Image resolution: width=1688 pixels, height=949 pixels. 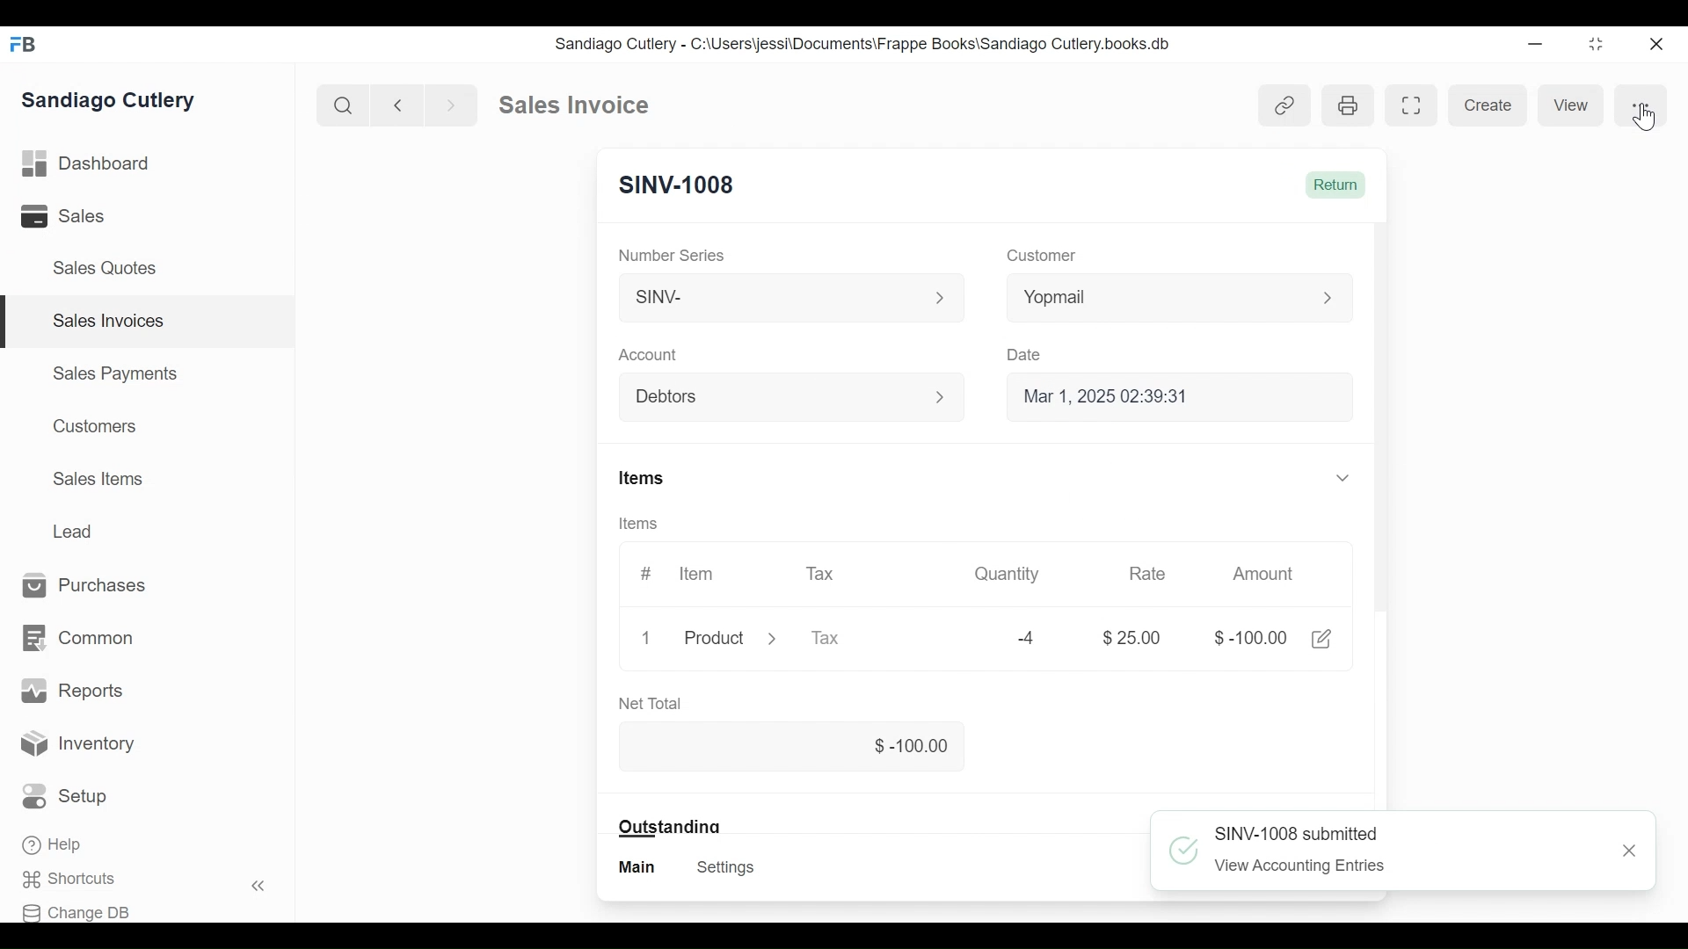 I want to click on Number Series, so click(x=671, y=254).